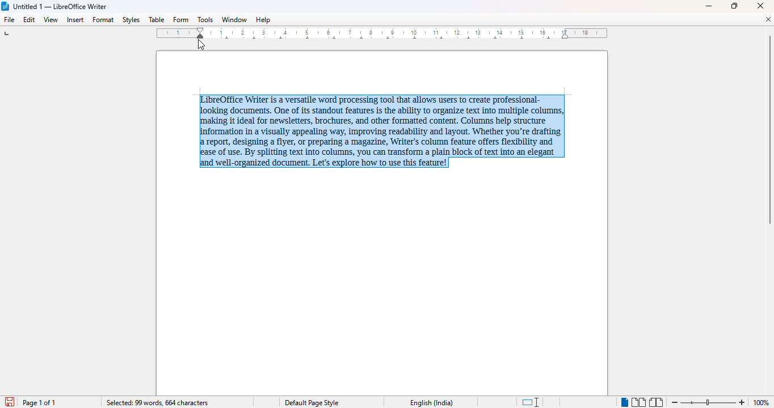  Describe the element at coordinates (180, 20) in the screenshot. I see `form` at that location.